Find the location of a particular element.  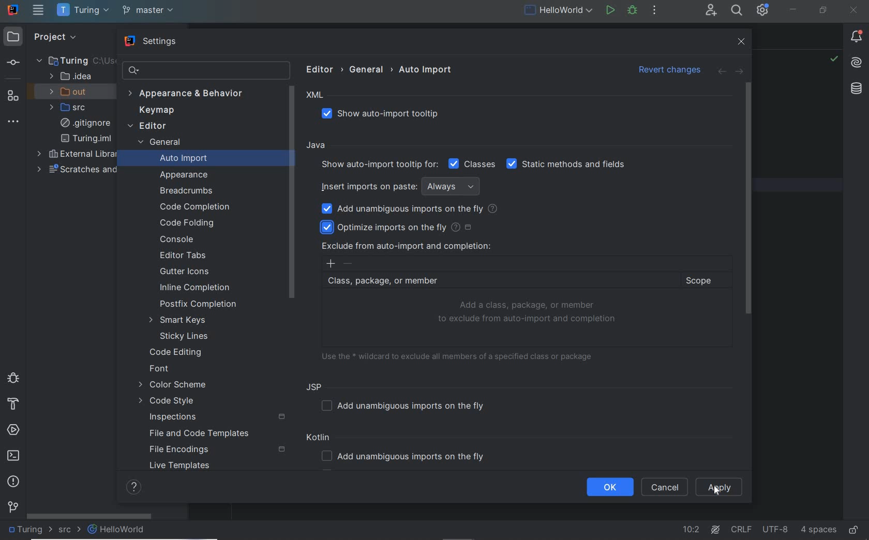

KEYMAP is located at coordinates (154, 111).